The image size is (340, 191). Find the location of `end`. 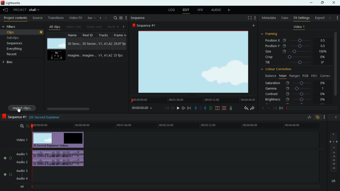

end is located at coordinates (190, 108).